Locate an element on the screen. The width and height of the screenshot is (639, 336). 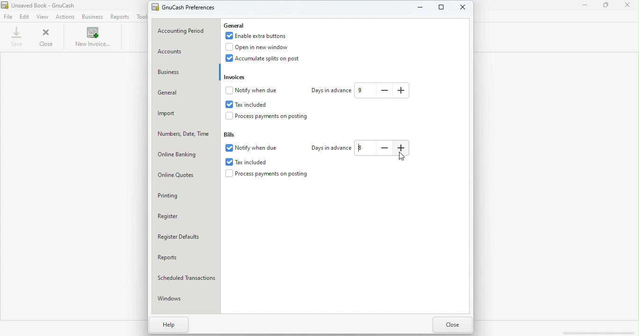
Close is located at coordinates (47, 38).